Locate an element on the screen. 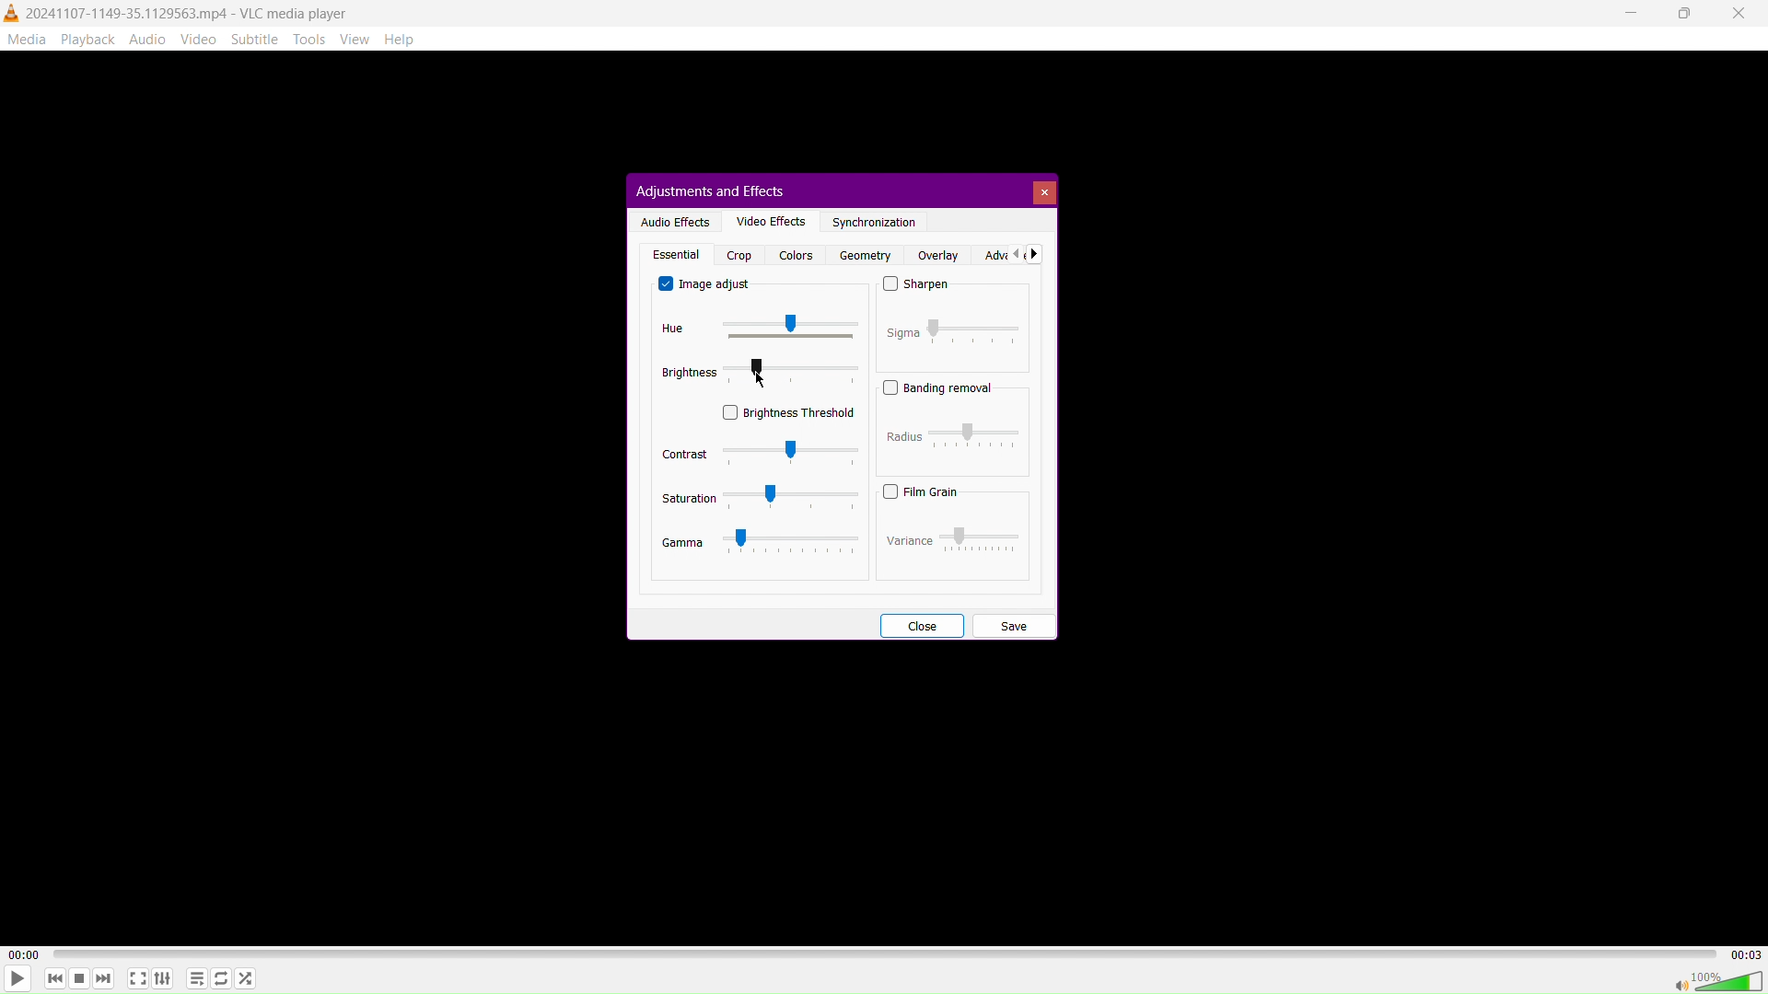 This screenshot has height=994, width=1768. Synchronization is located at coordinates (875, 223).